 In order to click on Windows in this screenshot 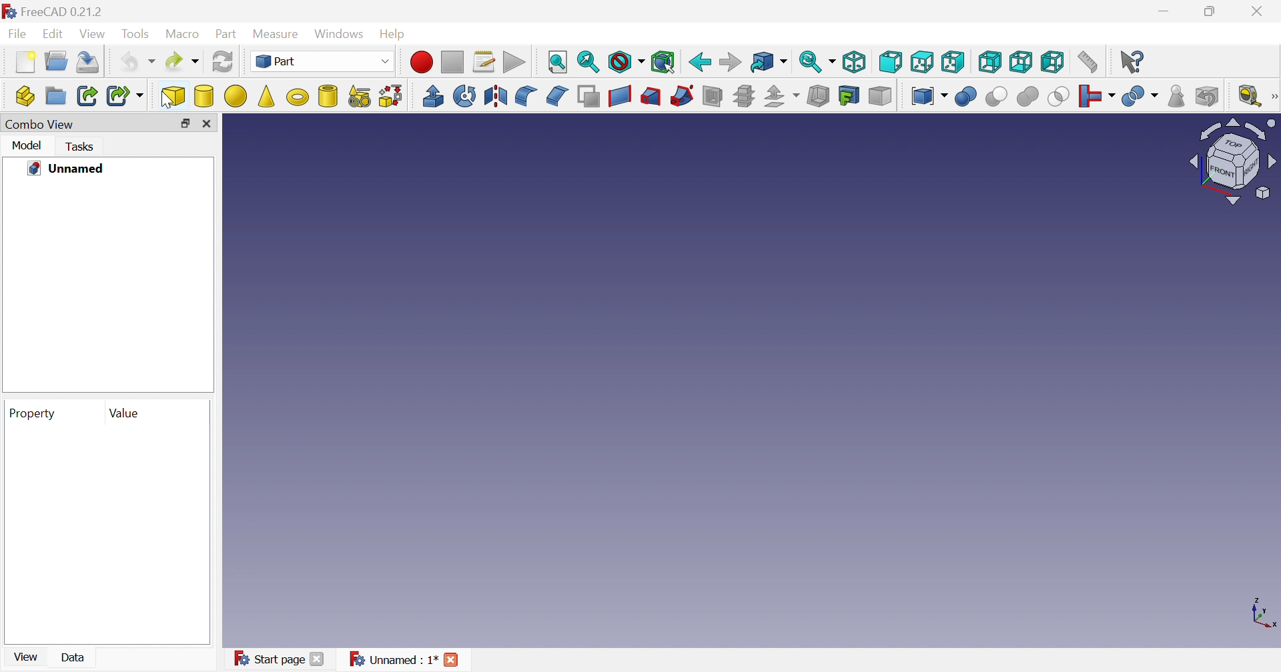, I will do `click(340, 35)`.